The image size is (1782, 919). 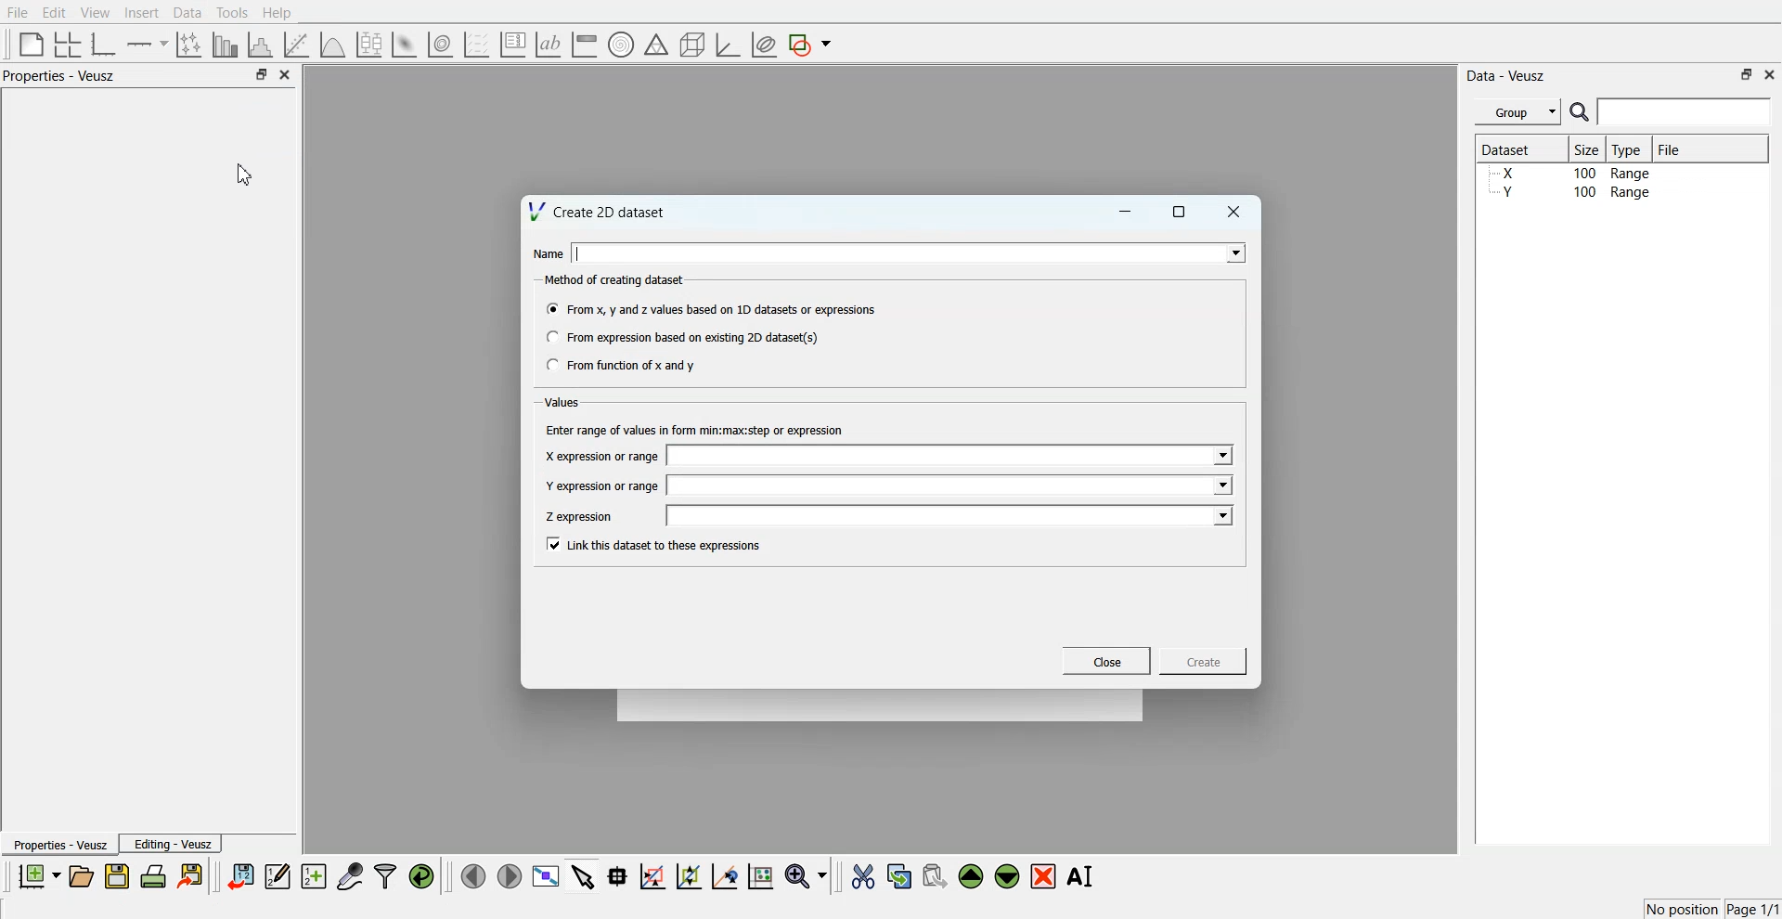 What do you see at coordinates (278, 13) in the screenshot?
I see `Help` at bounding box center [278, 13].